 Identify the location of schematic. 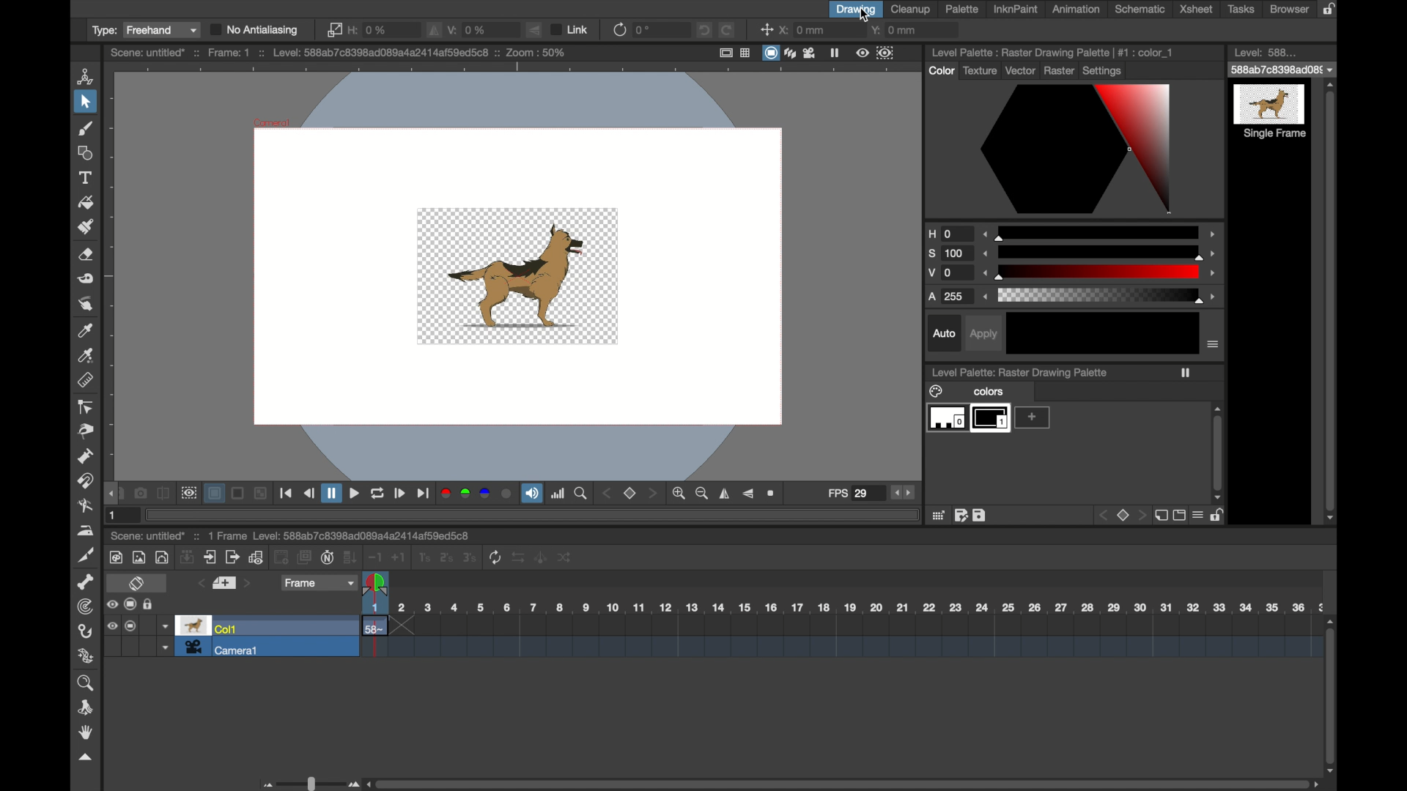
(1140, 9).